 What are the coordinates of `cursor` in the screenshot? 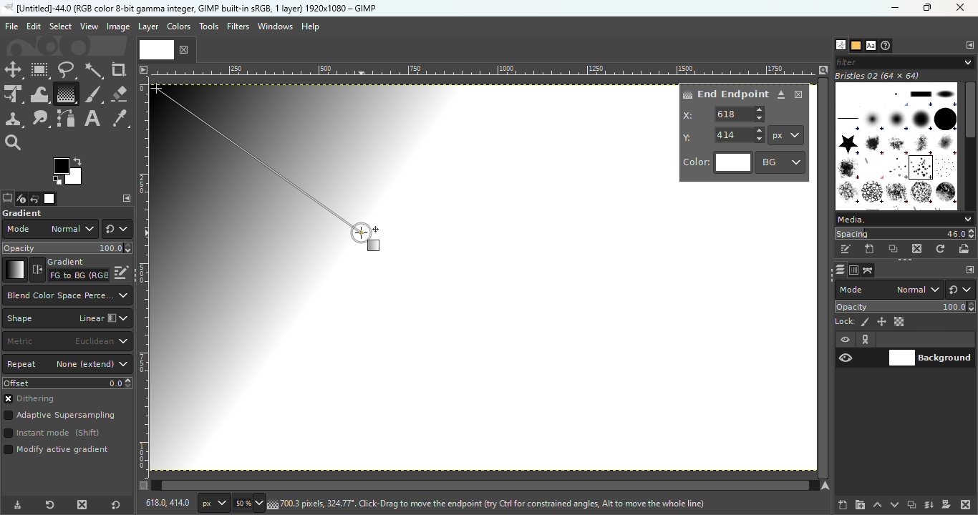 It's located at (365, 235).